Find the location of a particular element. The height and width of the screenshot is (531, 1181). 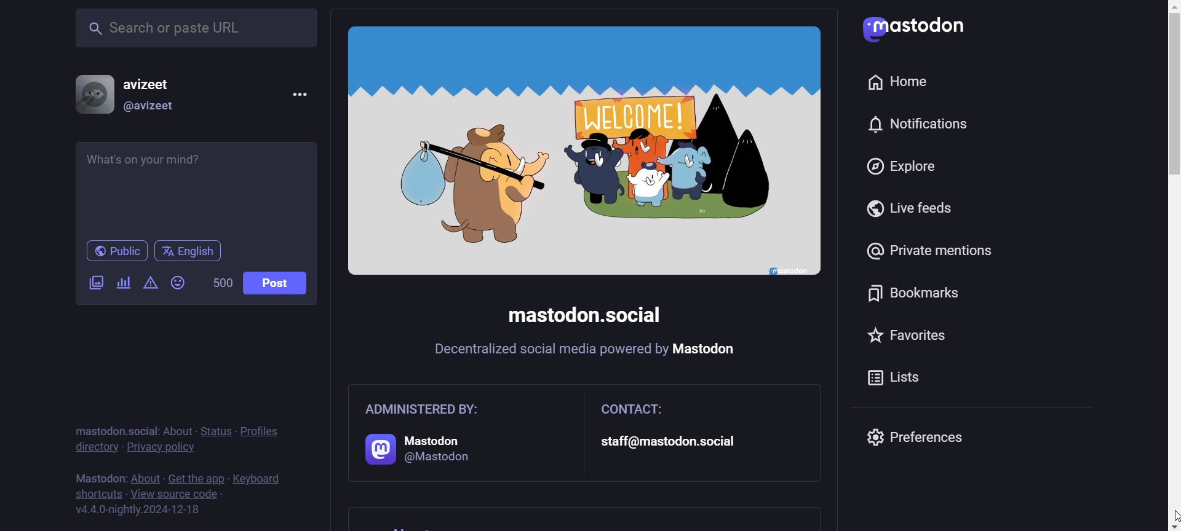

add emojis is located at coordinates (181, 282).